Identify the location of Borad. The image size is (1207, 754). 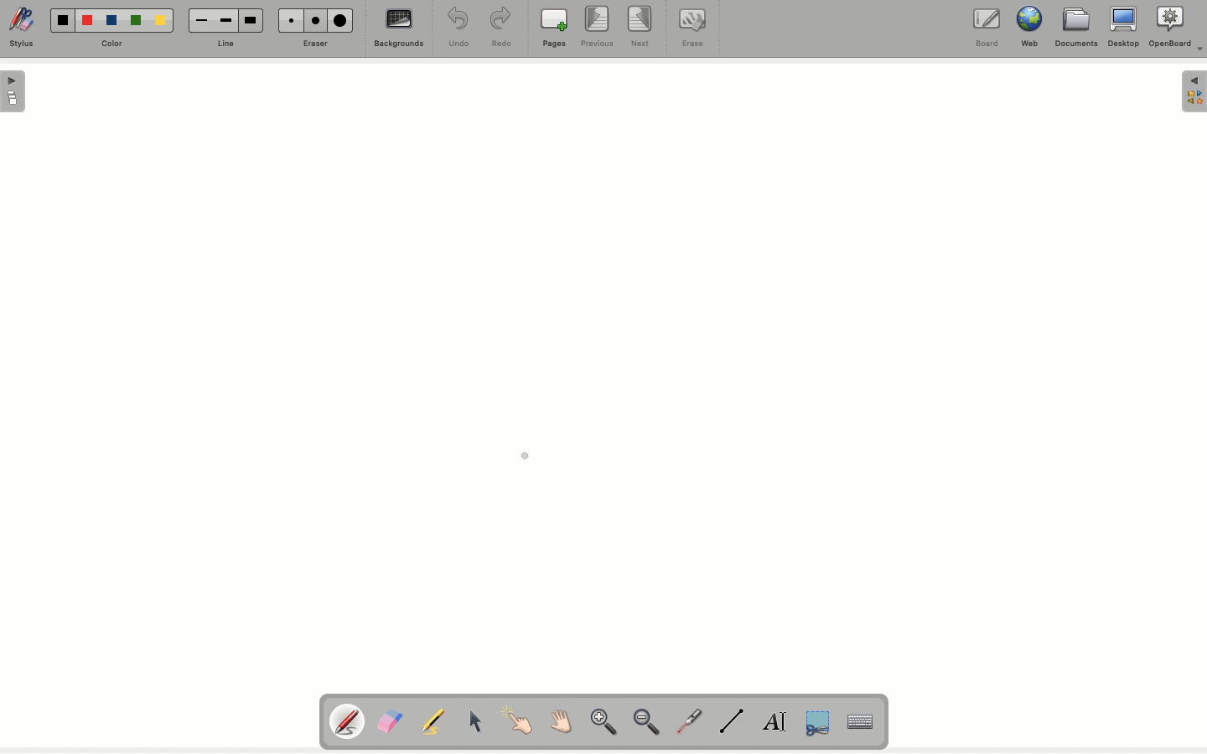
(987, 30).